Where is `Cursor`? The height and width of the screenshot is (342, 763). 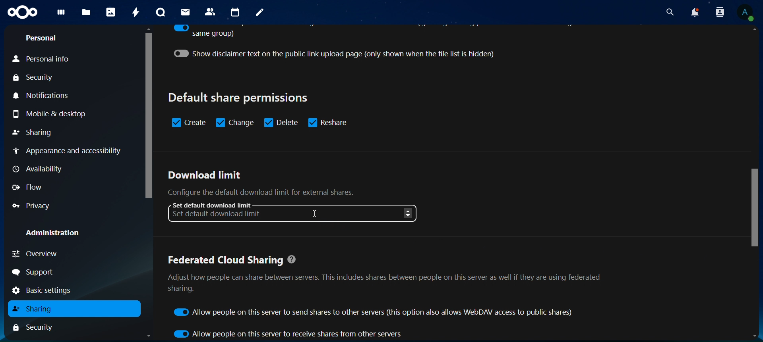
Cursor is located at coordinates (317, 217).